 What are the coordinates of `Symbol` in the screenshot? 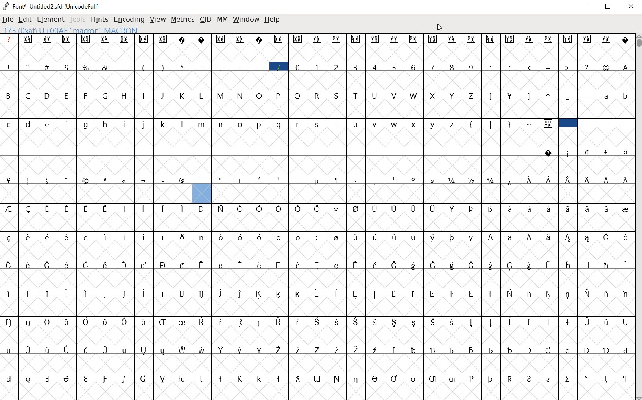 It's located at (181, 179).